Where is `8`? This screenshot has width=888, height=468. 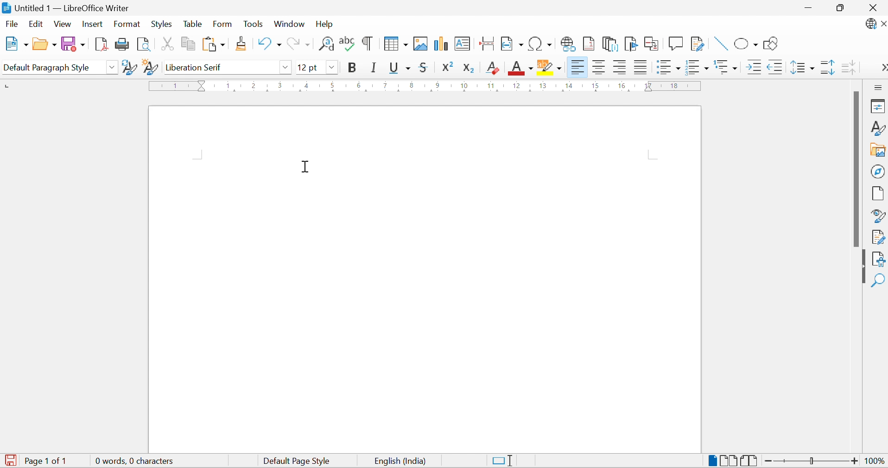 8 is located at coordinates (412, 86).